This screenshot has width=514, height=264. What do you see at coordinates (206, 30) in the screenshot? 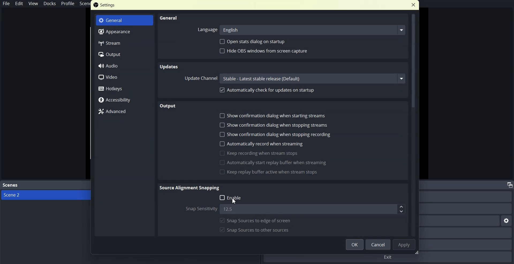
I see `Language` at bounding box center [206, 30].